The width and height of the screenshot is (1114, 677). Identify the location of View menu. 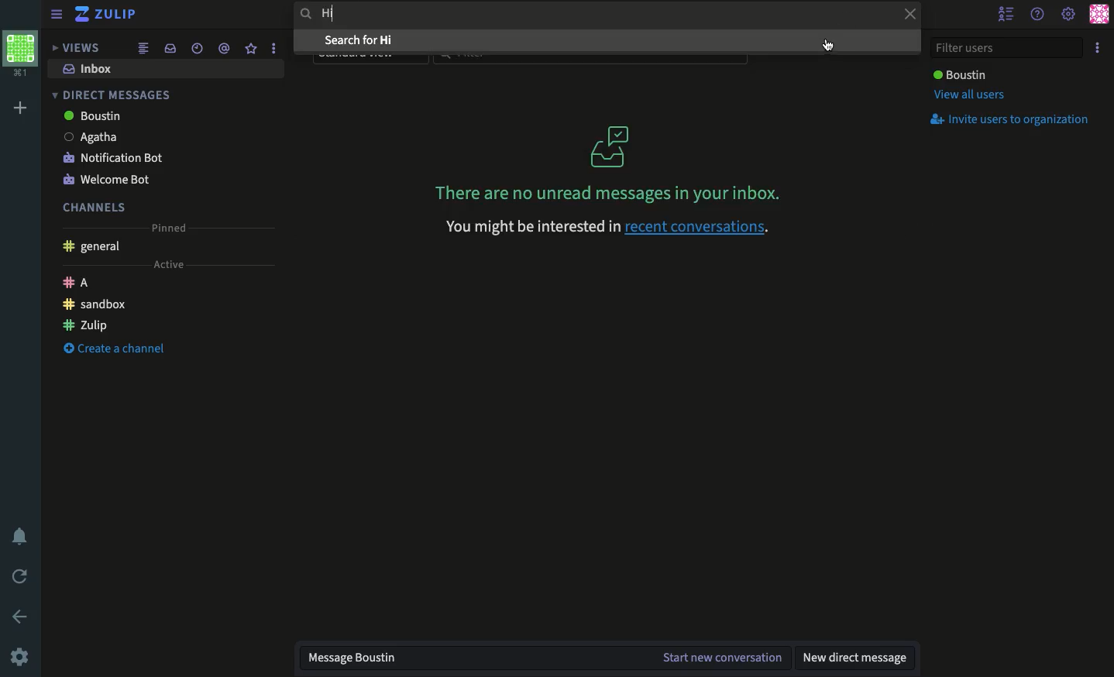
(59, 14).